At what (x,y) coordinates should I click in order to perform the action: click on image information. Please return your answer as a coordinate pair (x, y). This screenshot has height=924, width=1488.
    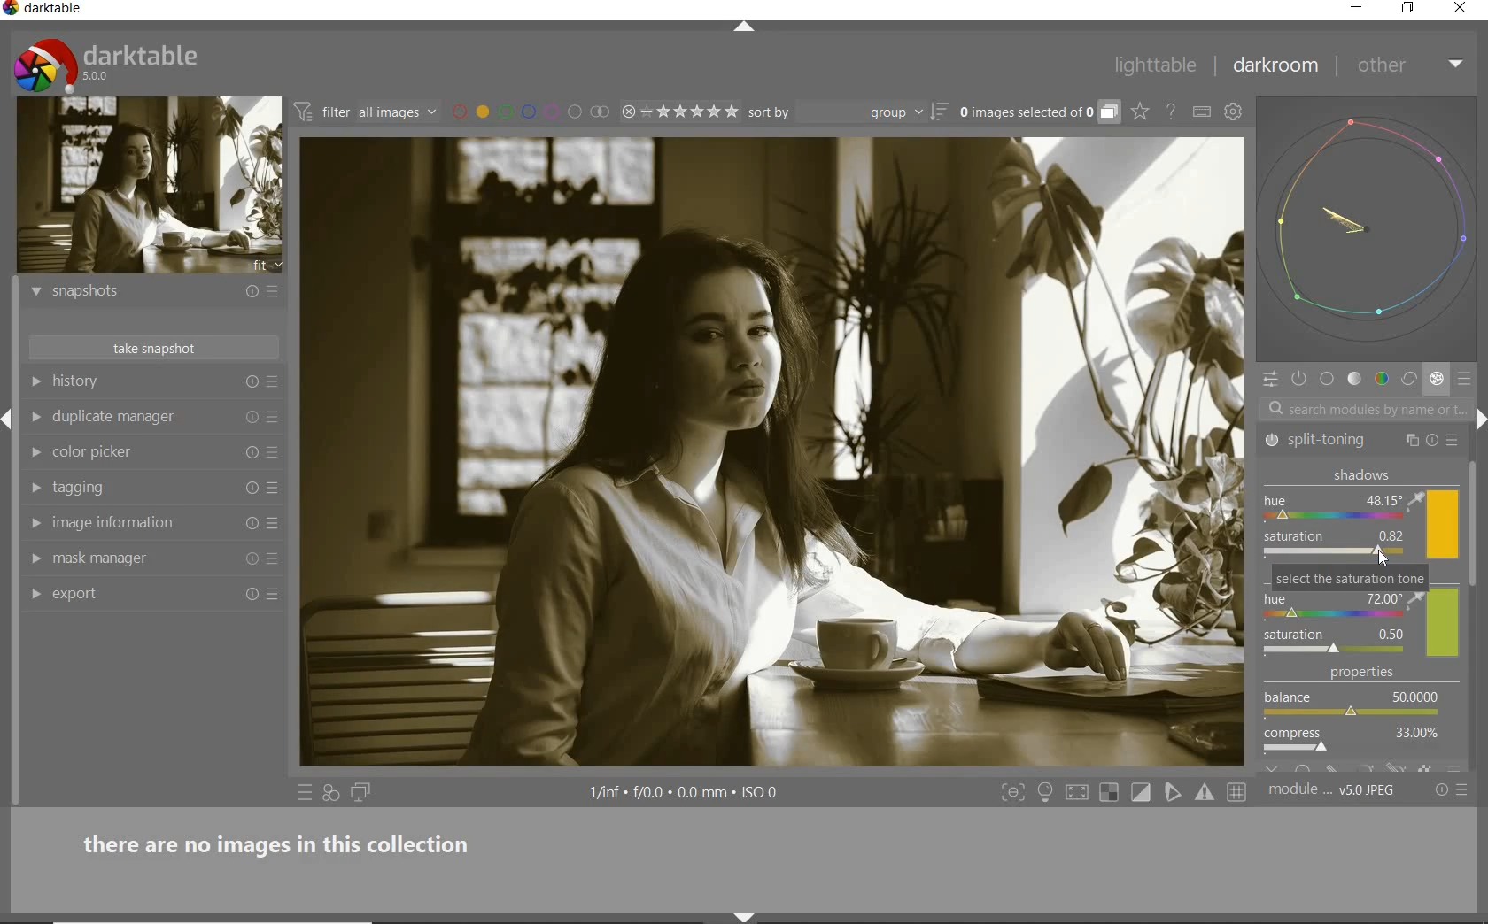
    Looking at the image, I should click on (141, 522).